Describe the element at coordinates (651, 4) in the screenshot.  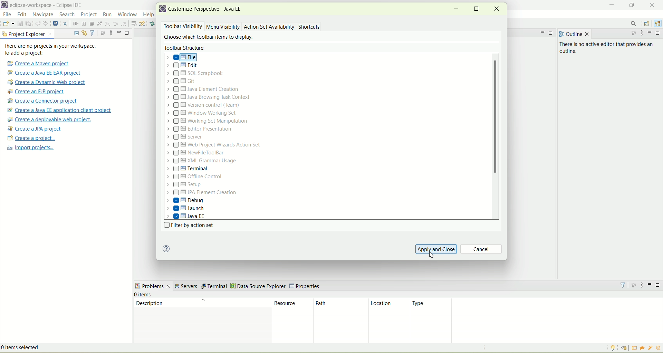
I see `close` at that location.